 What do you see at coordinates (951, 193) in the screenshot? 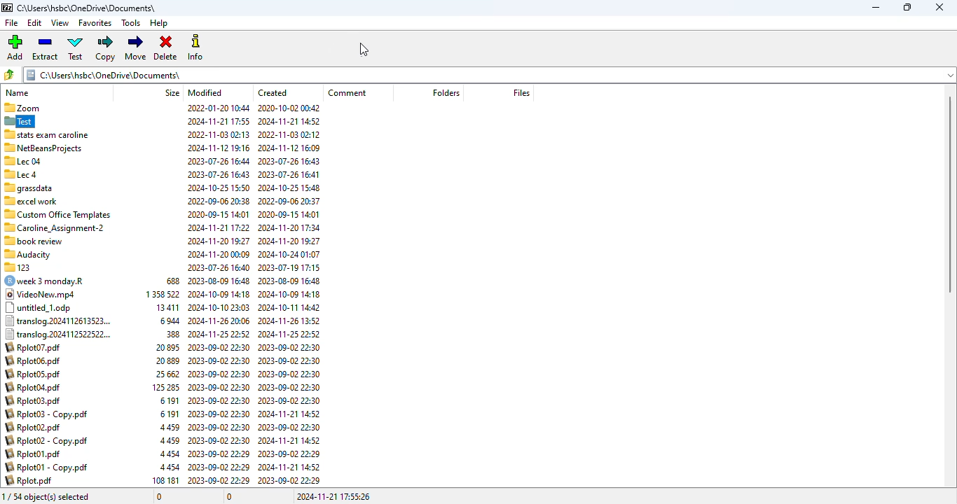
I see `vertical scroll bar` at bounding box center [951, 193].